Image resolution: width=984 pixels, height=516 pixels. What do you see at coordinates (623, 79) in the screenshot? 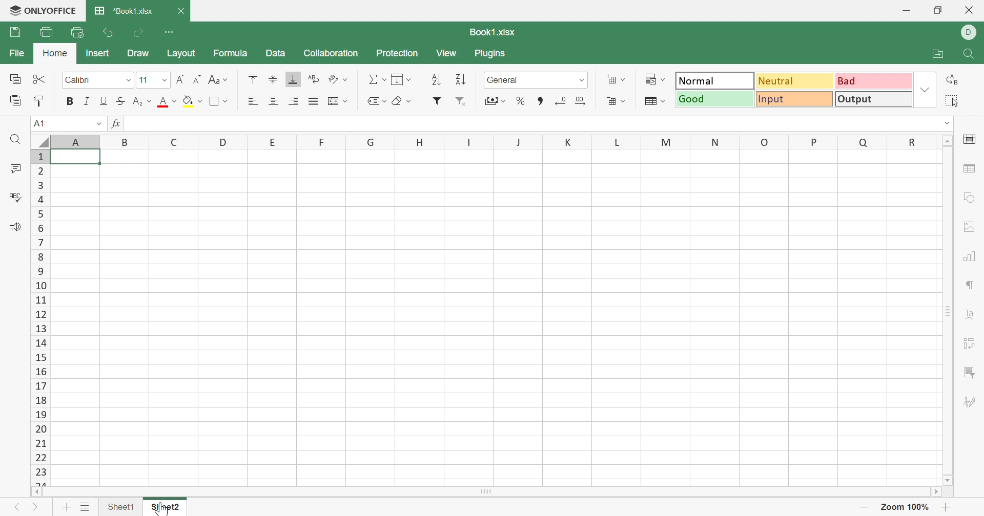
I see `Drop Down` at bounding box center [623, 79].